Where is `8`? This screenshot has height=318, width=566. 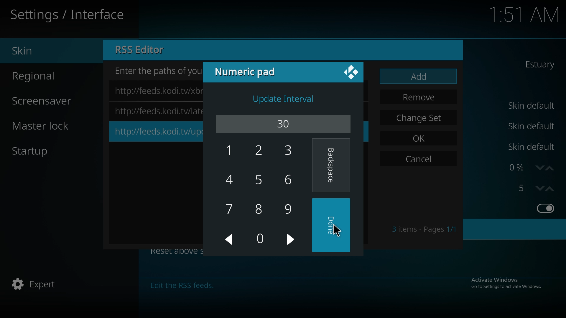
8 is located at coordinates (258, 210).